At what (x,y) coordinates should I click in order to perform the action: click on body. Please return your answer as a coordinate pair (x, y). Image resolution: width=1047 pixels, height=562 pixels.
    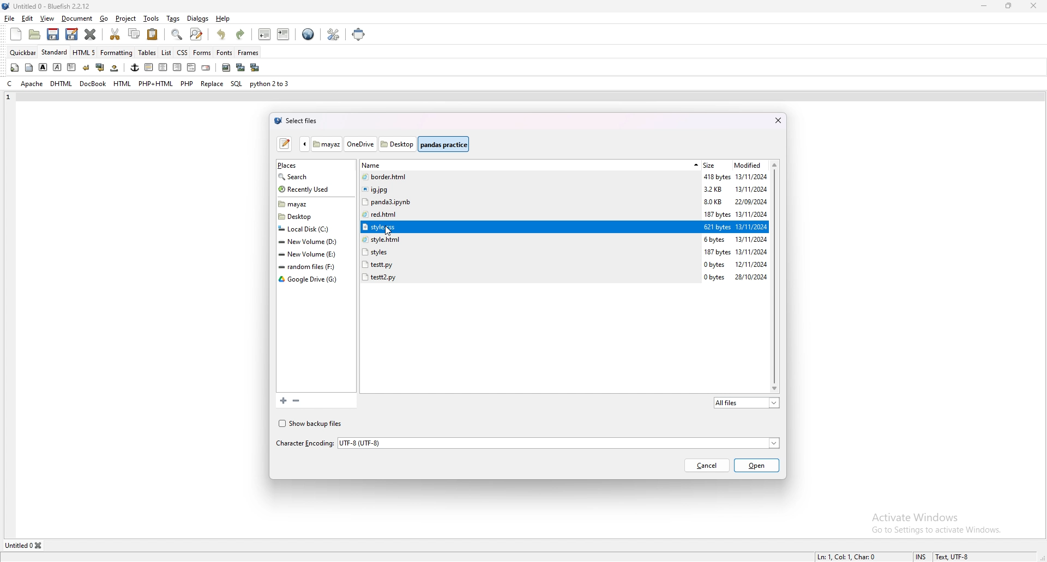
    Looking at the image, I should click on (29, 68).